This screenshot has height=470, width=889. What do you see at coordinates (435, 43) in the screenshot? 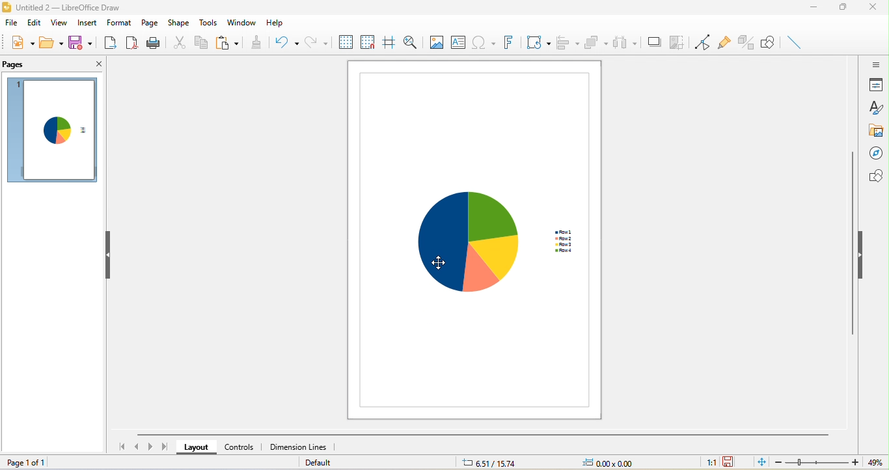
I see `image` at bounding box center [435, 43].